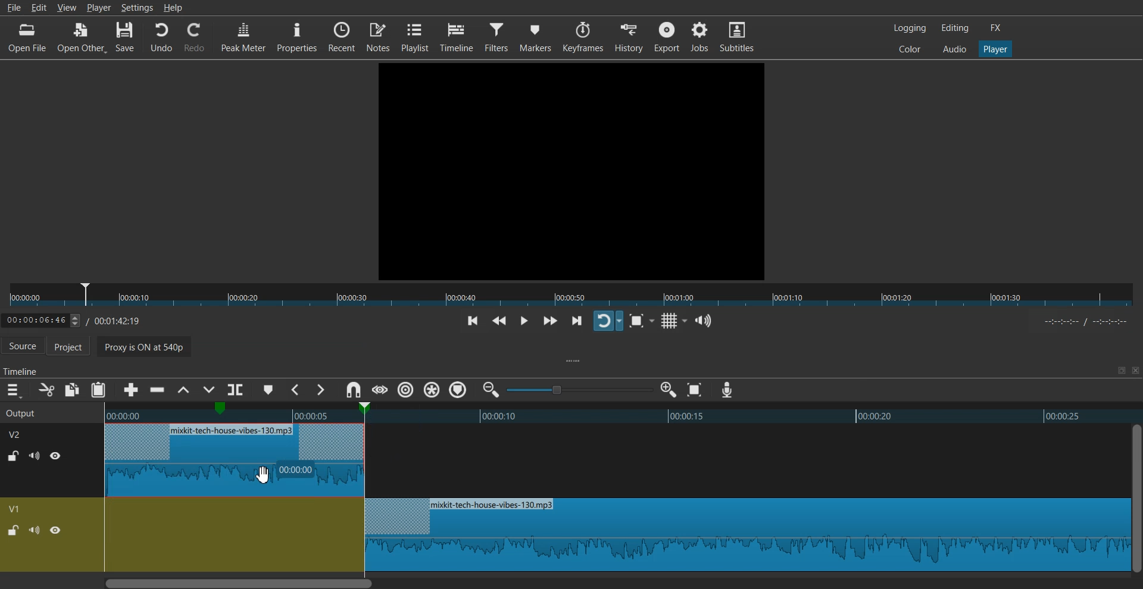 The width and height of the screenshot is (1143, 589). I want to click on Lift, so click(183, 390).